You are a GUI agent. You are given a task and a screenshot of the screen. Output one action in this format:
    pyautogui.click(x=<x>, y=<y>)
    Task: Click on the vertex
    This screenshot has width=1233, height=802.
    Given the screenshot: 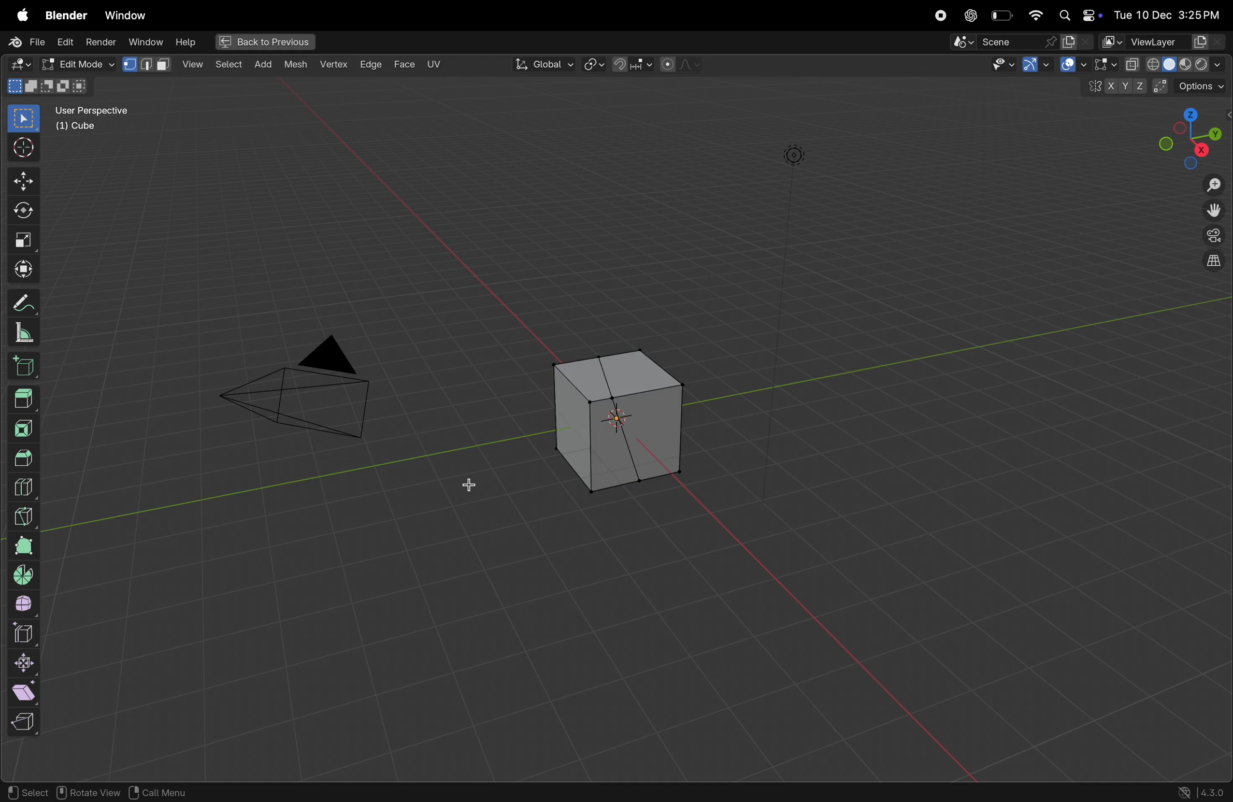 What is the action you would take?
    pyautogui.click(x=334, y=65)
    